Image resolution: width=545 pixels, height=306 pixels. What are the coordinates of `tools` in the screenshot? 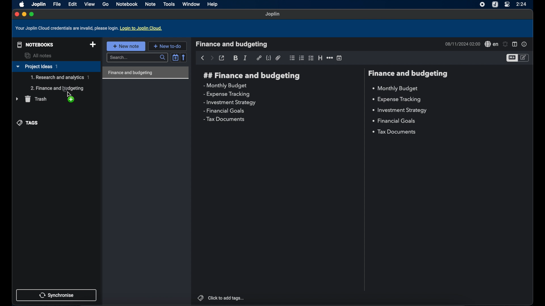 It's located at (169, 4).